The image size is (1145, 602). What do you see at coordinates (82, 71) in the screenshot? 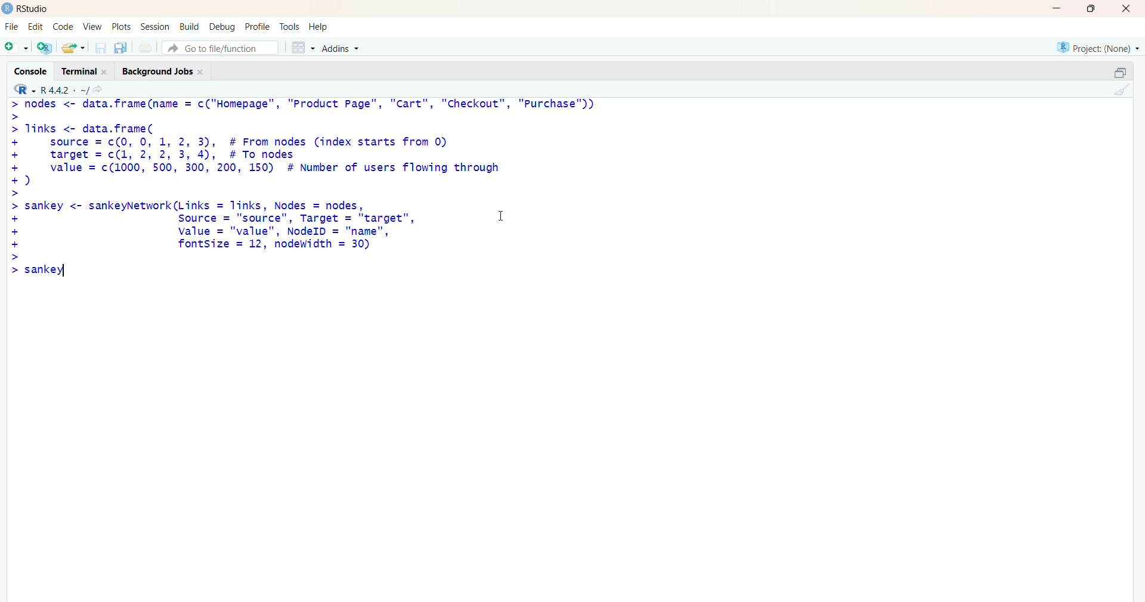
I see `terminal` at bounding box center [82, 71].